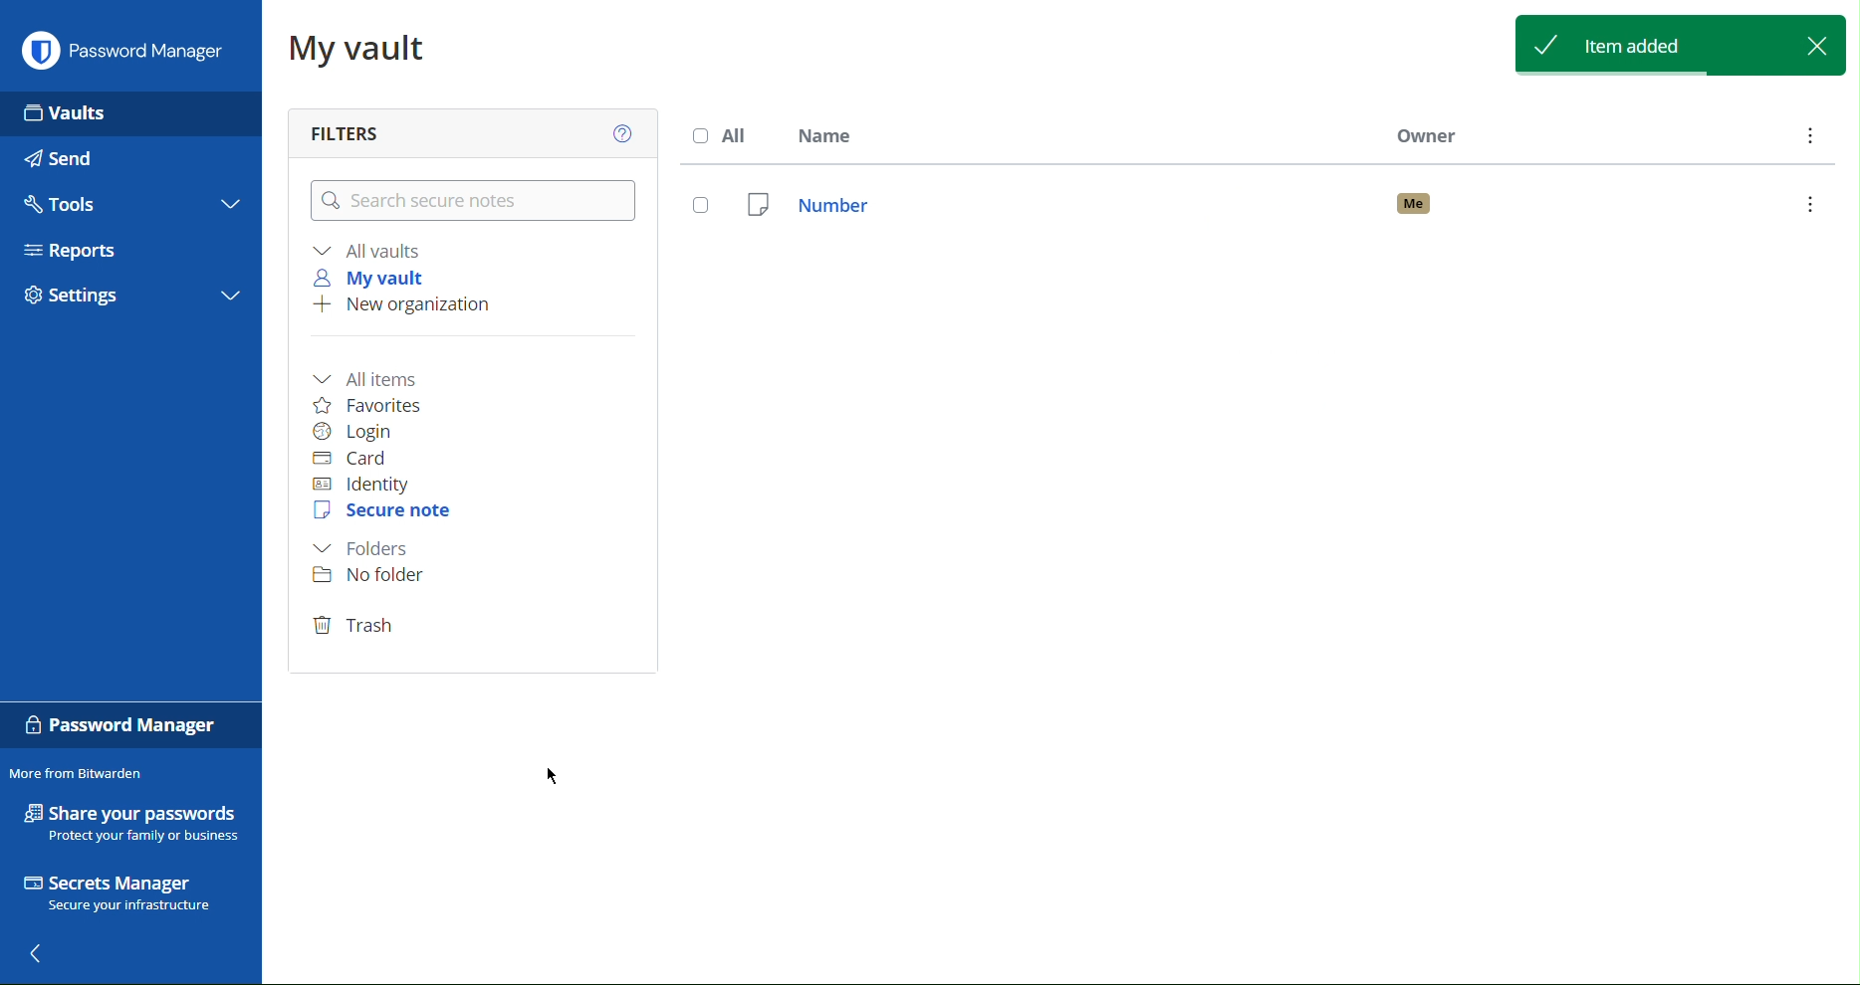 The height and width of the screenshot is (985, 1860). What do you see at coordinates (67, 158) in the screenshot?
I see `Send` at bounding box center [67, 158].